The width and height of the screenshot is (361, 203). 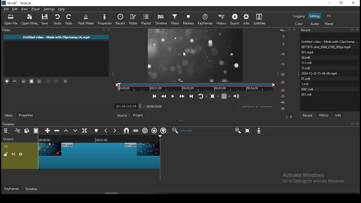 I want to click on editing, so click(x=315, y=16).